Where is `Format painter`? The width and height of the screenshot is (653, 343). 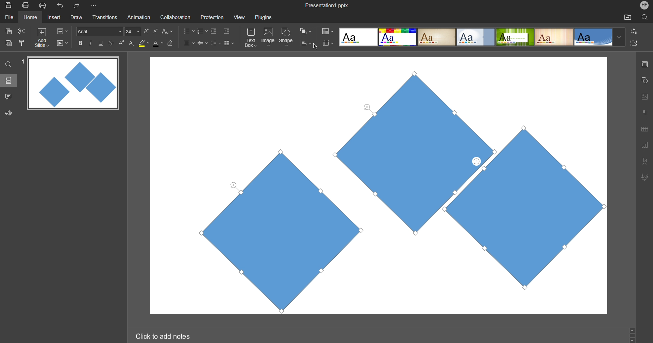 Format painter is located at coordinates (23, 43).